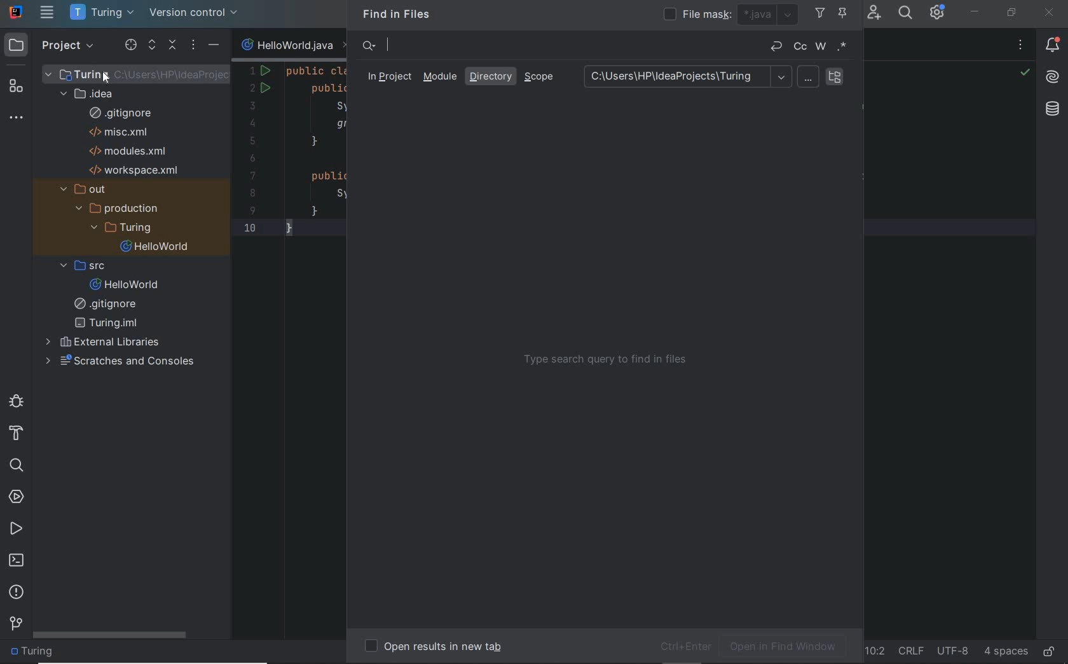 The width and height of the screenshot is (1068, 664). Describe the element at coordinates (1021, 46) in the screenshot. I see `recent files, tab actions` at that location.